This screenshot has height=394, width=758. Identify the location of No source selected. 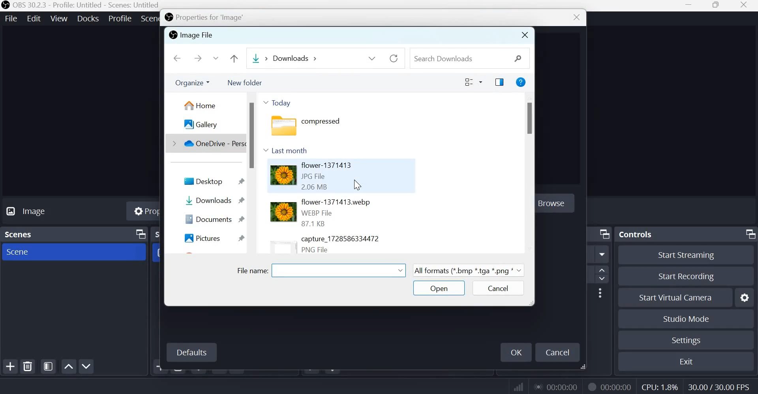
(44, 212).